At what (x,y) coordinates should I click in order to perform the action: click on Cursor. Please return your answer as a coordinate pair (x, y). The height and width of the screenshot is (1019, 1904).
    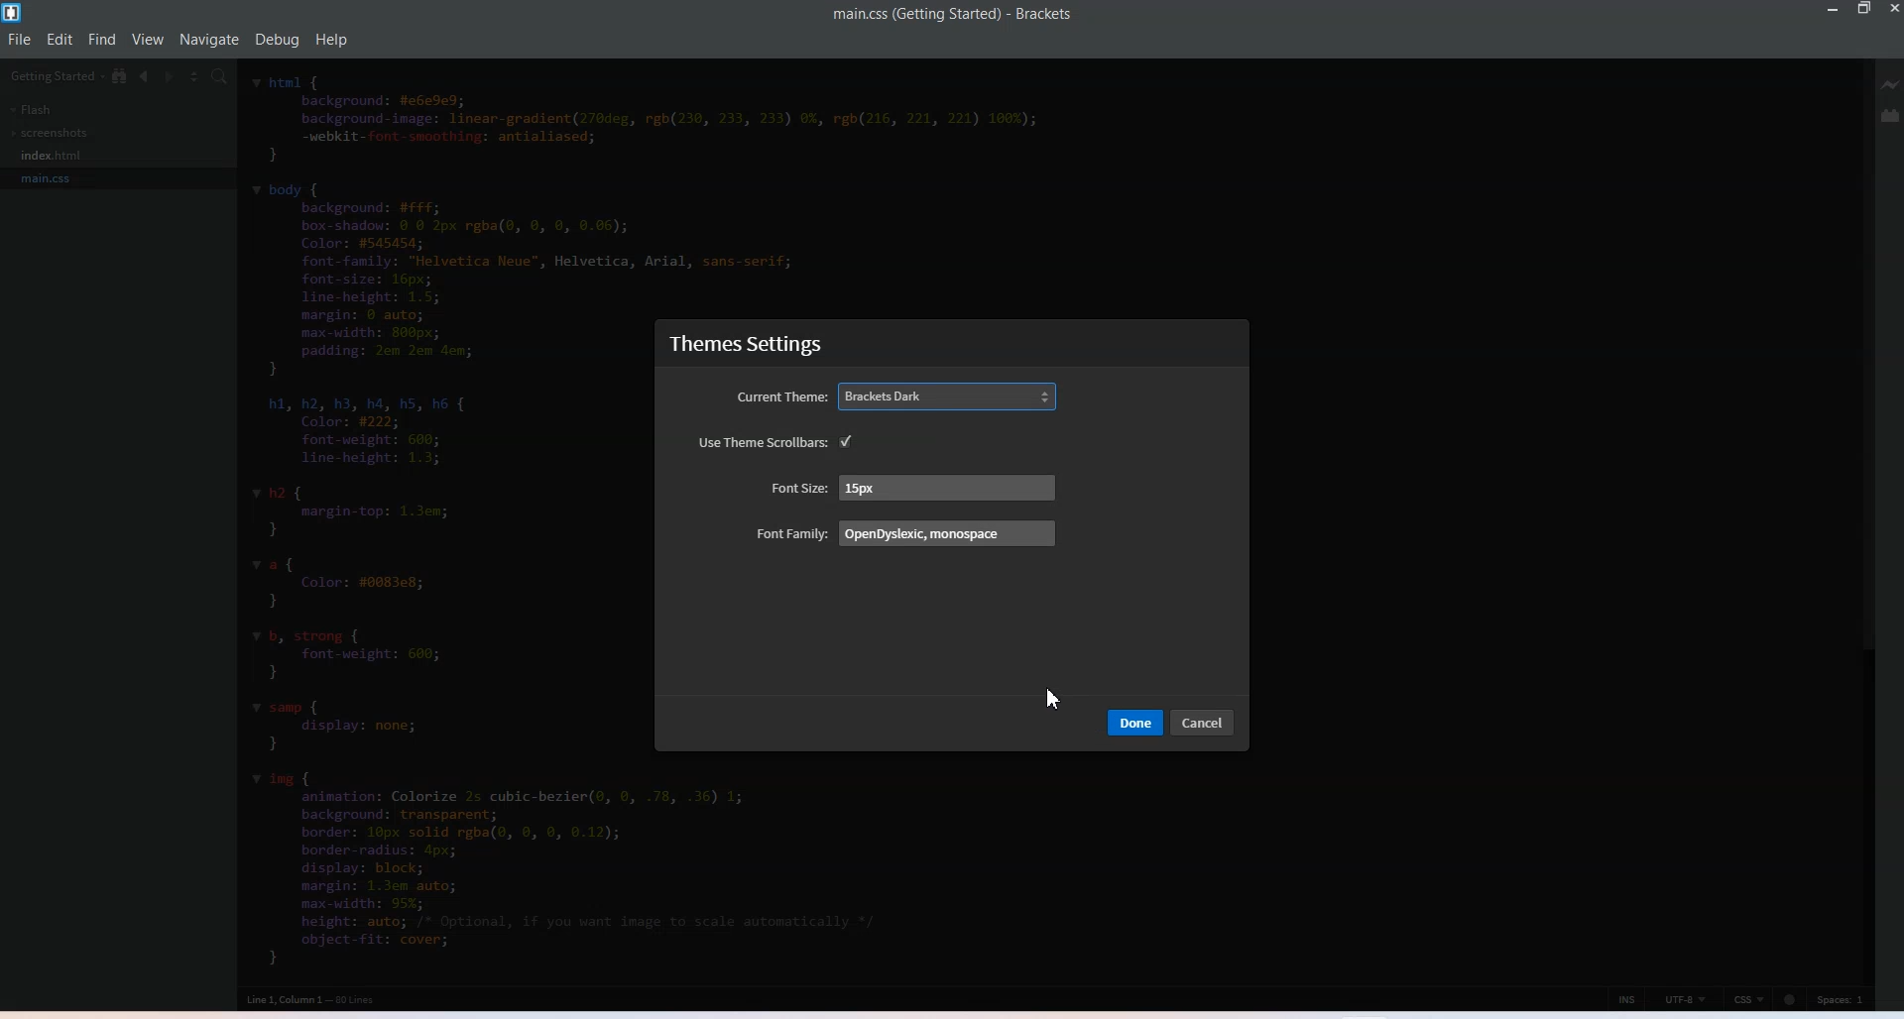
    Looking at the image, I should click on (1061, 687).